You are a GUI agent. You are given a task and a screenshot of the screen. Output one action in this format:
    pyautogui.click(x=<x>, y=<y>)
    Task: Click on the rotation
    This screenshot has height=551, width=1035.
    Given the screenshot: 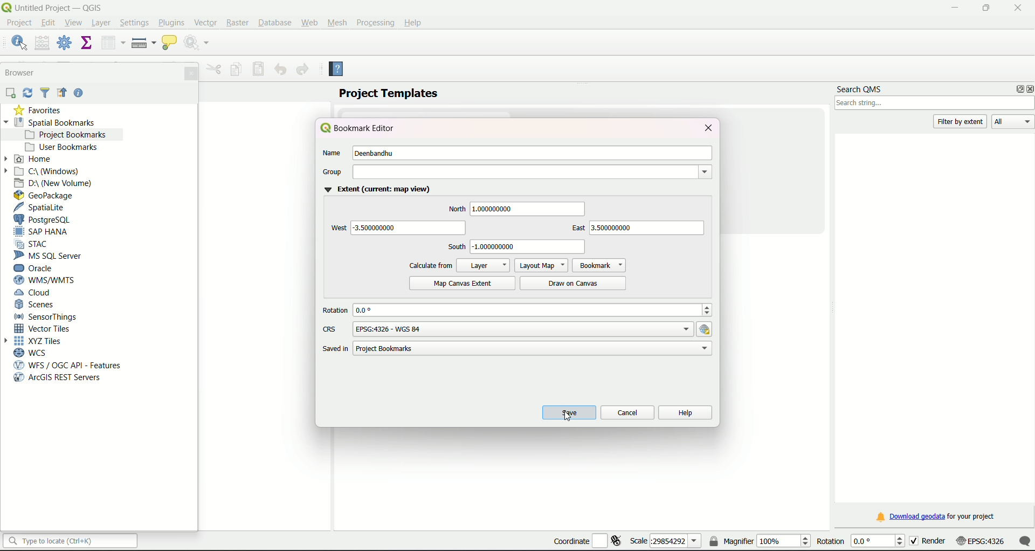 What is the action you would take?
    pyautogui.click(x=862, y=541)
    